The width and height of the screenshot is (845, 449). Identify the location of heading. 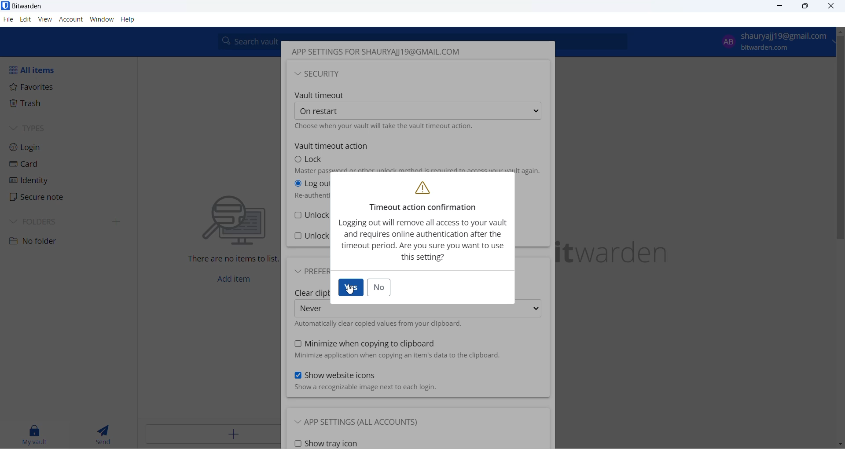
(390, 53).